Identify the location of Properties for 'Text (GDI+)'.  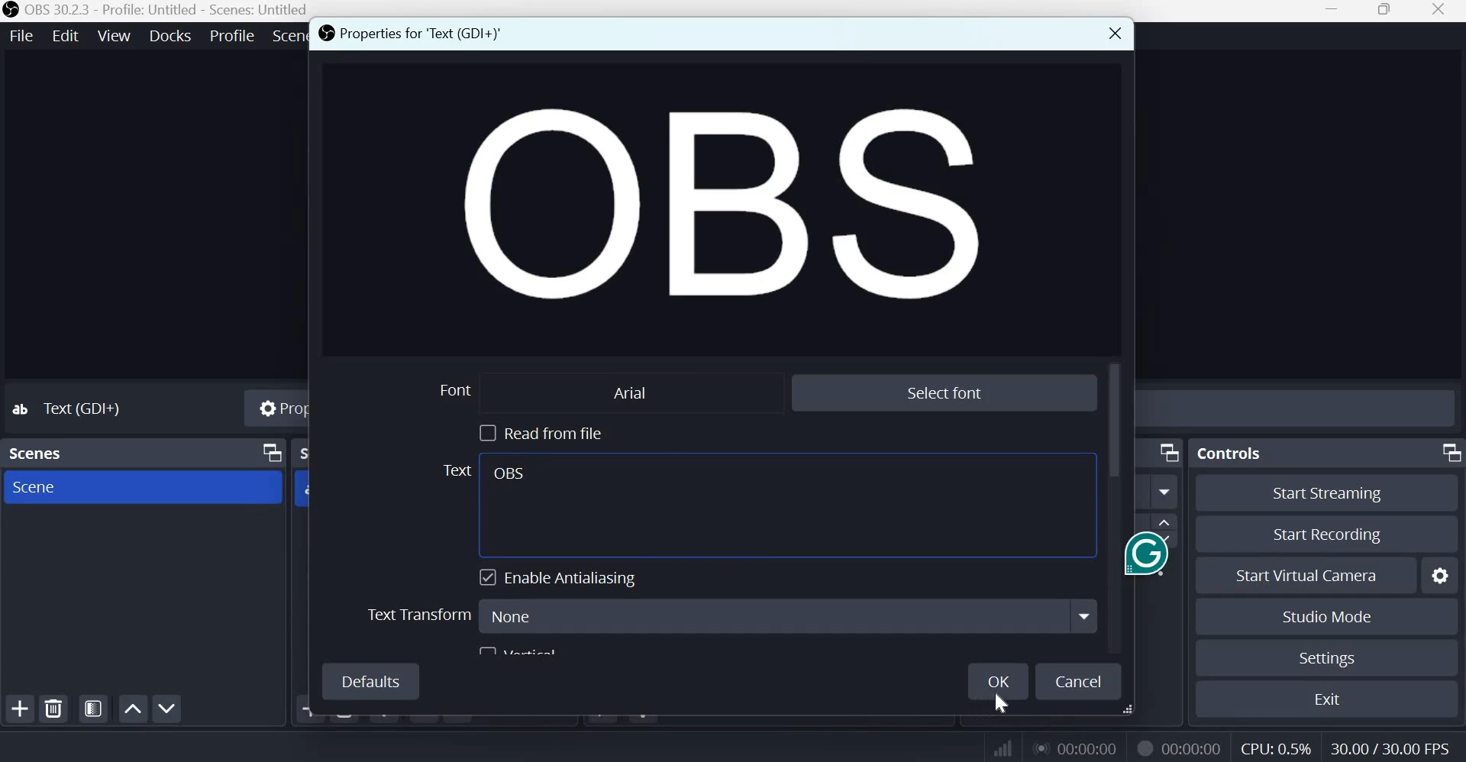
(415, 31).